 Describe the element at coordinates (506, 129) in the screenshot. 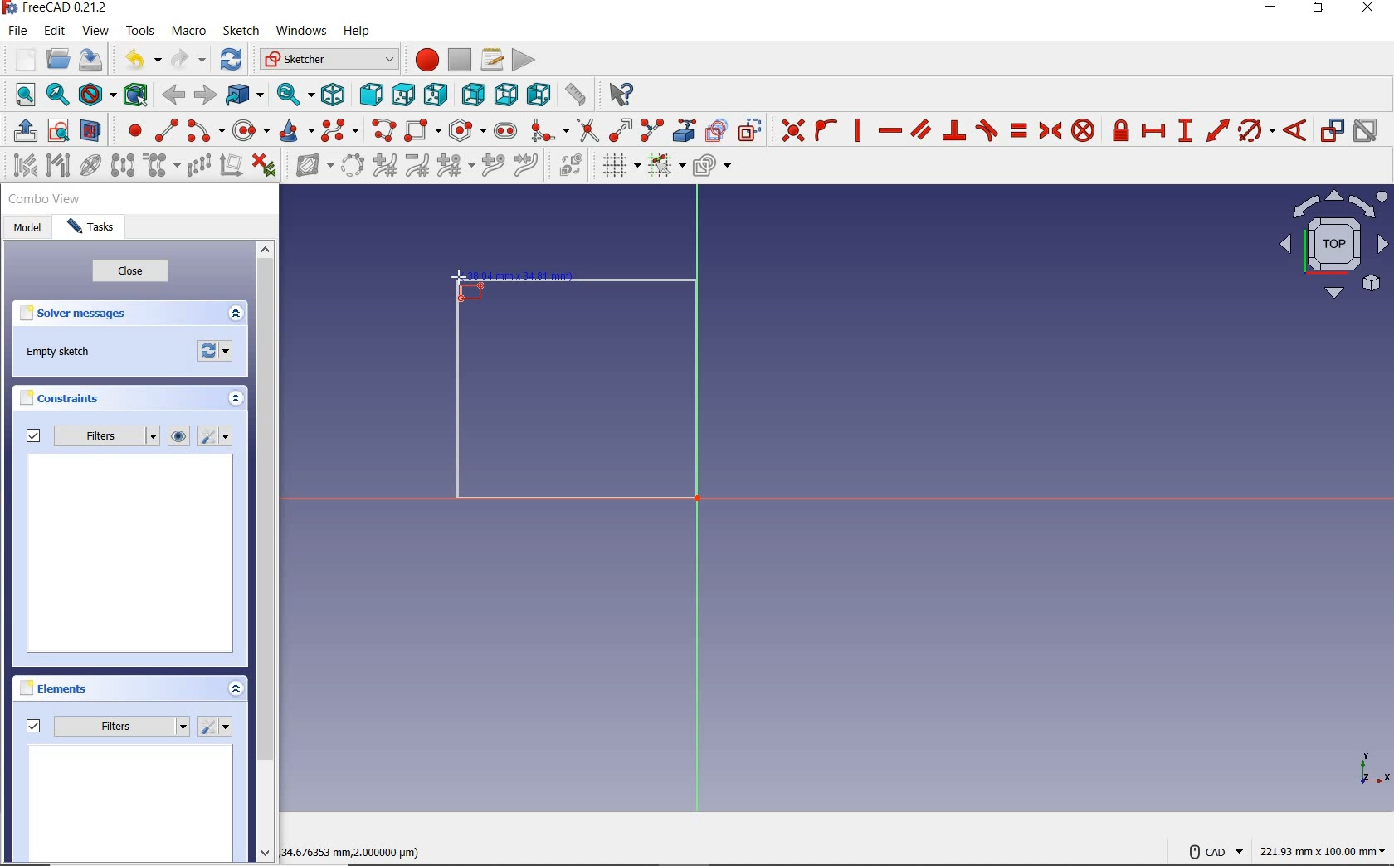

I see `create slot` at that location.